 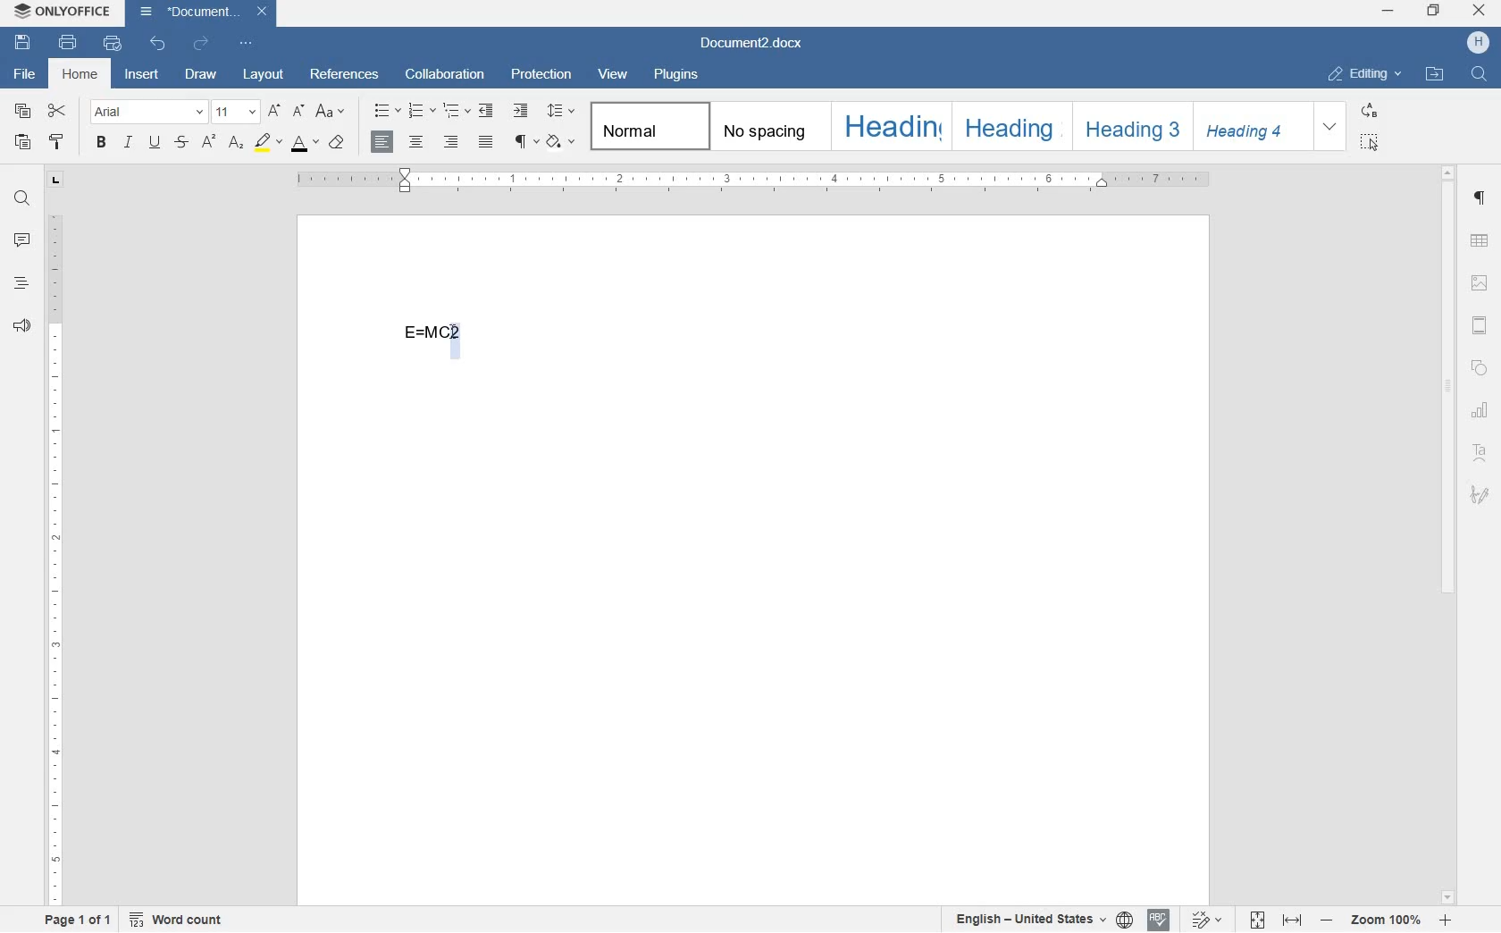 I want to click on text art, so click(x=1482, y=454).